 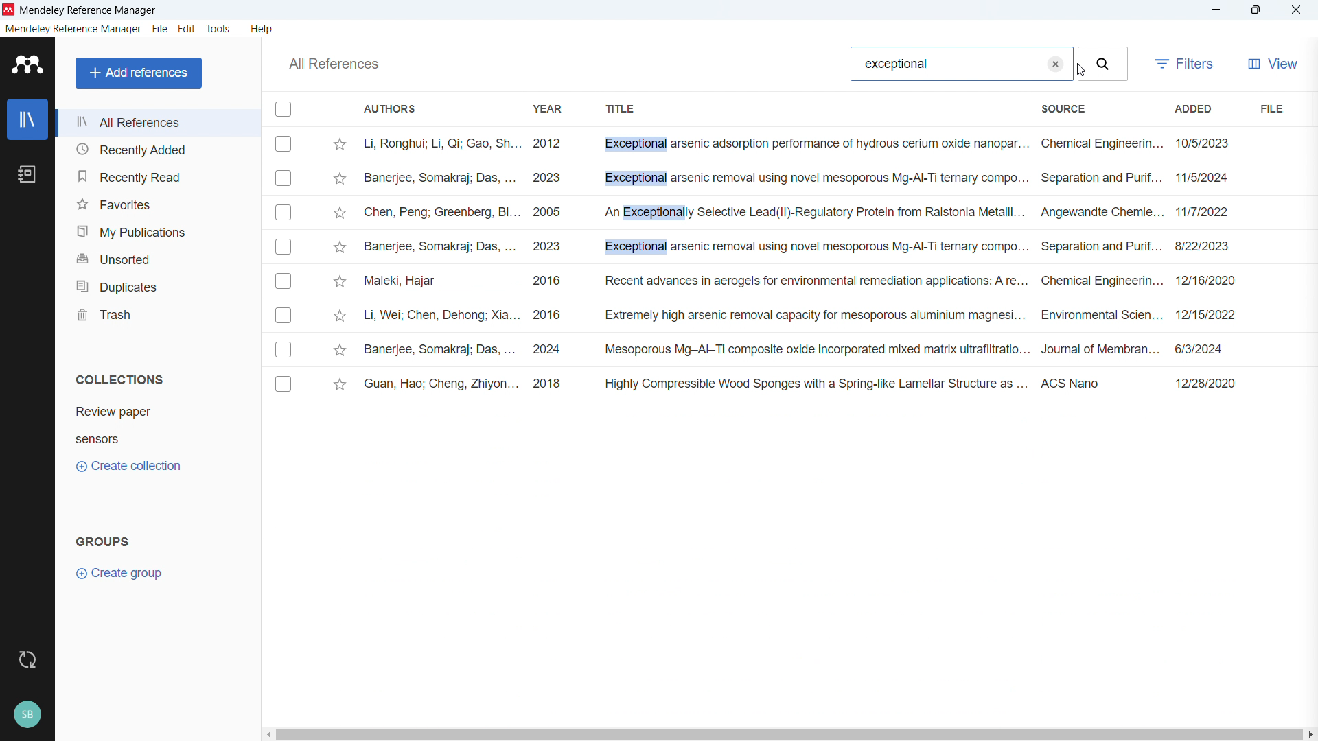 What do you see at coordinates (97, 440) in the screenshot?
I see `Collection 2` at bounding box center [97, 440].